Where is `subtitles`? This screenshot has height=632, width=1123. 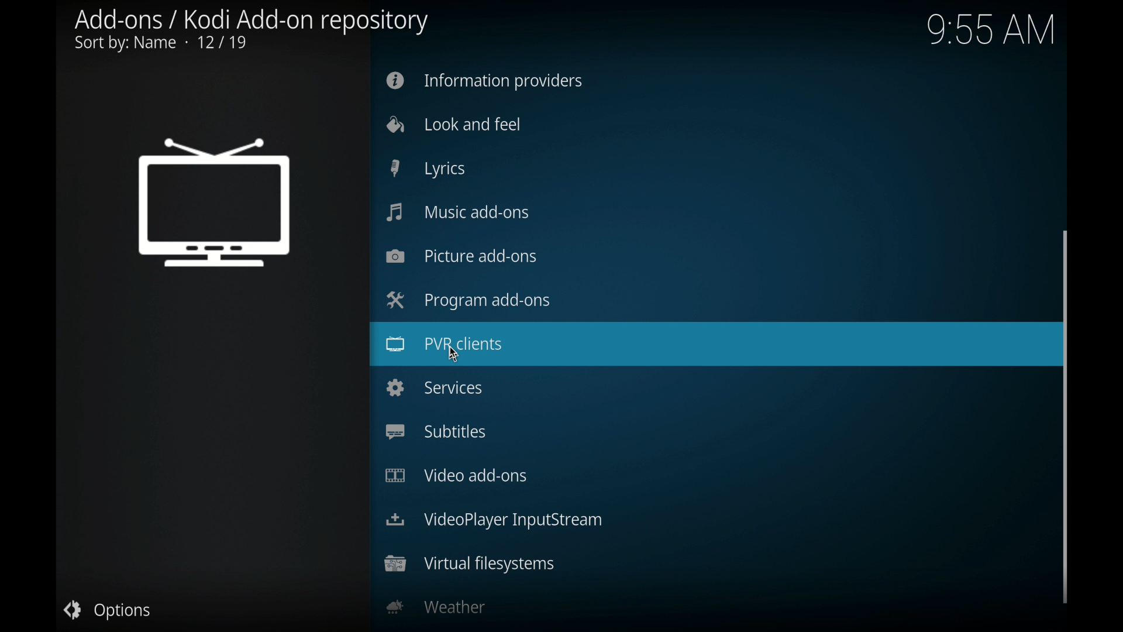
subtitles is located at coordinates (435, 432).